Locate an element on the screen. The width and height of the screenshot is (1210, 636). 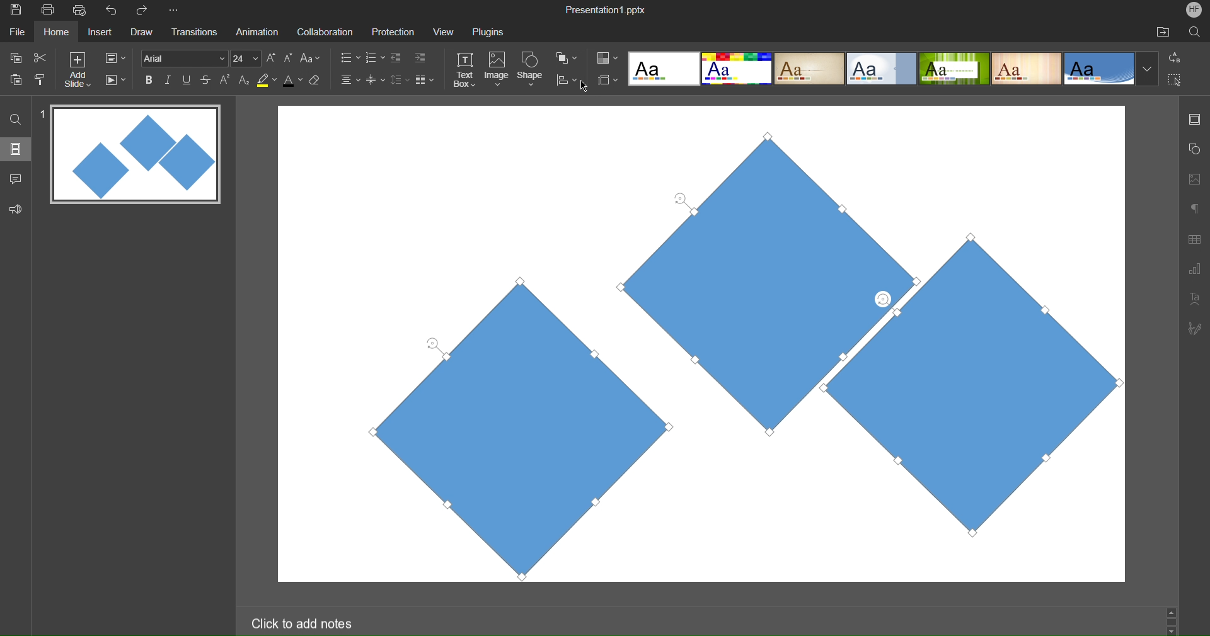
a to b is located at coordinates (1178, 57).